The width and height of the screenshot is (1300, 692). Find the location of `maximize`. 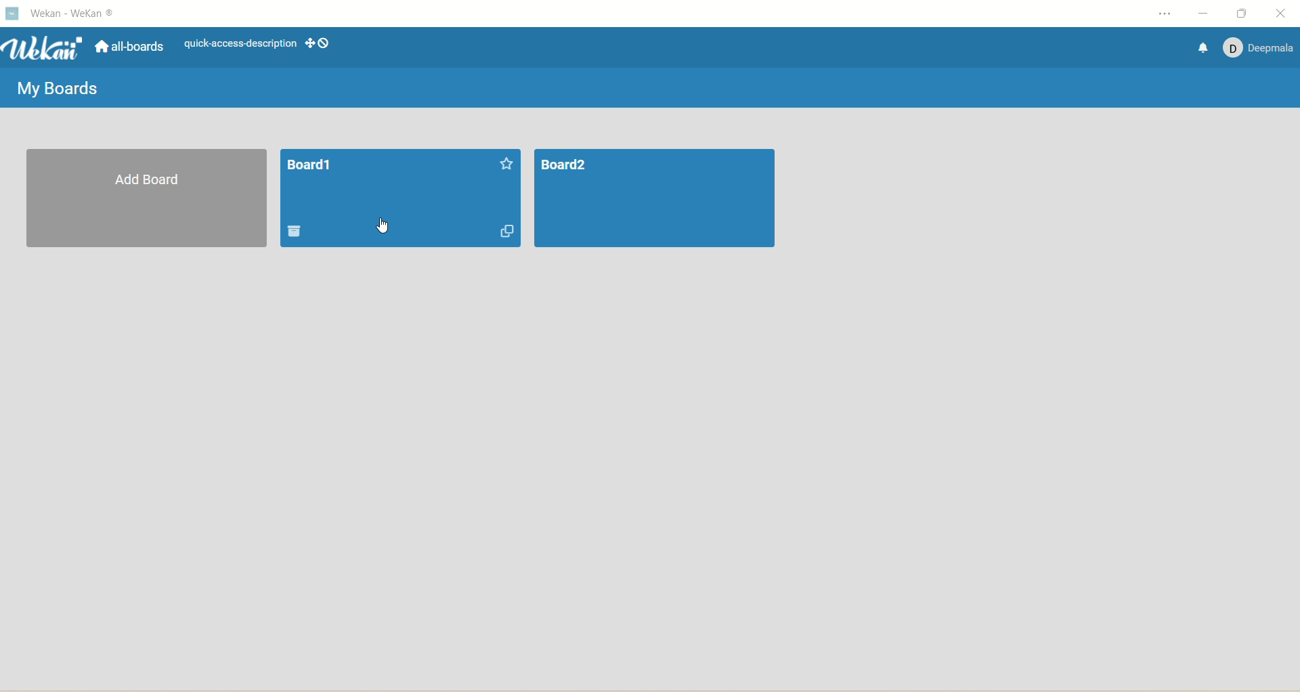

maximize is located at coordinates (1240, 14).